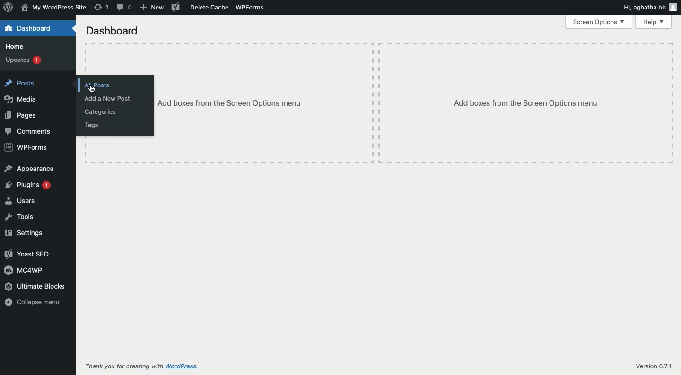 The image size is (681, 375). I want to click on Revision, so click(102, 8).